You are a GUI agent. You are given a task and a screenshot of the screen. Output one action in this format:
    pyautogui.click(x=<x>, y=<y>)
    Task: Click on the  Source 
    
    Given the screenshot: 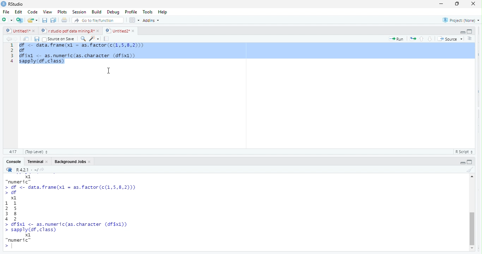 What is the action you would take?
    pyautogui.click(x=451, y=40)
    